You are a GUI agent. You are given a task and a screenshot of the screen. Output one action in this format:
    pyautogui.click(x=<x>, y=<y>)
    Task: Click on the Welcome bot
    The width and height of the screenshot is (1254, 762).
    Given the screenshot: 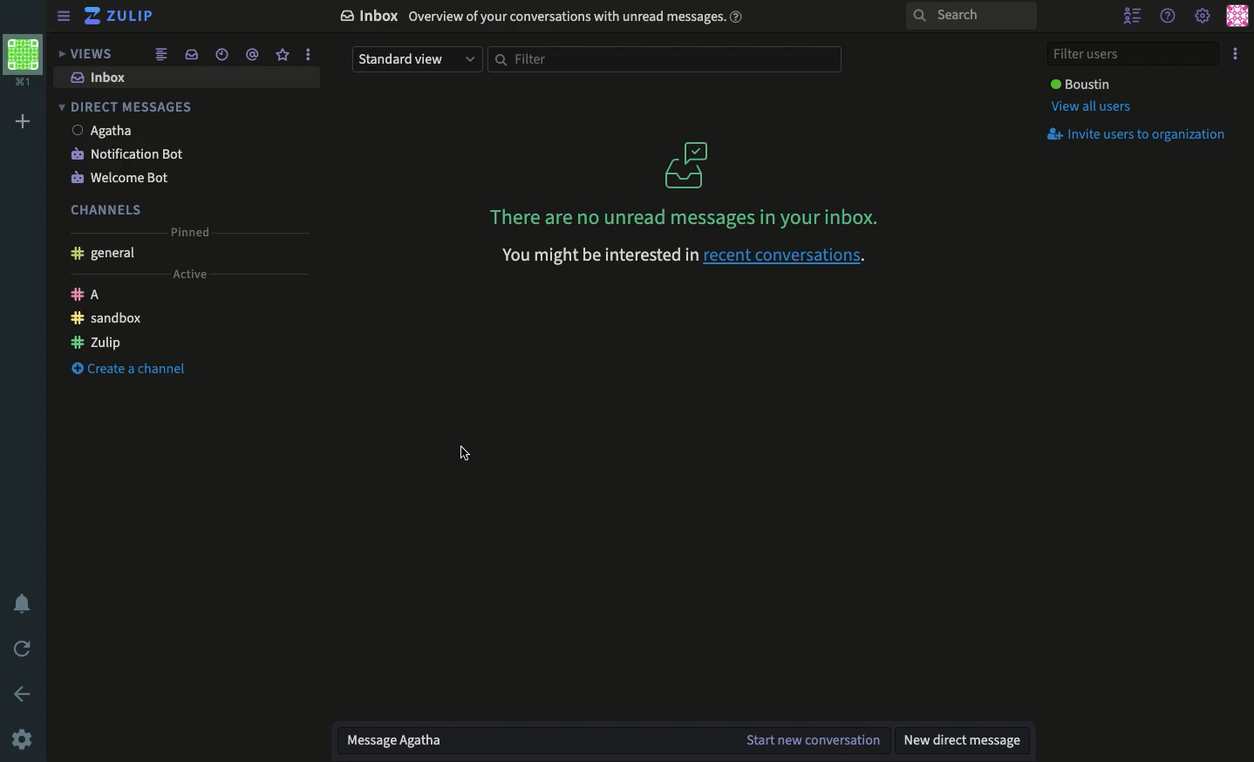 What is the action you would take?
    pyautogui.click(x=124, y=177)
    